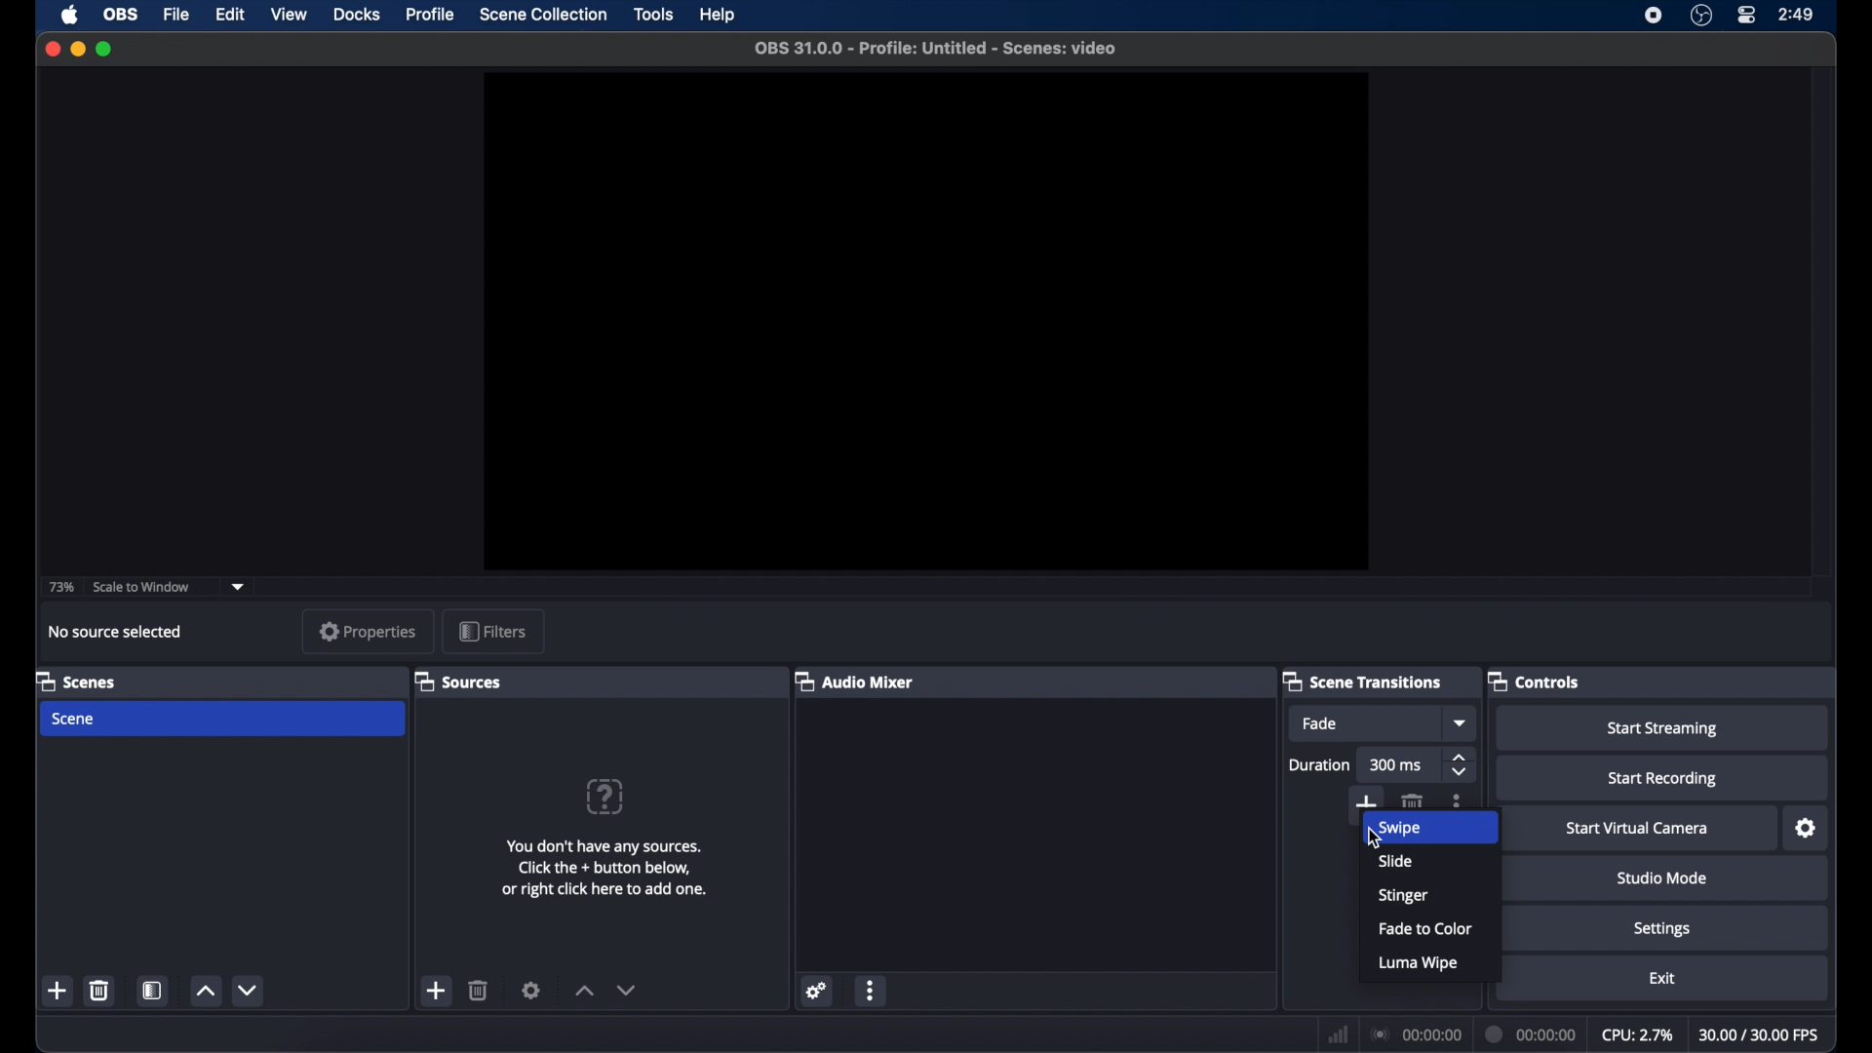 This screenshot has width=1872, height=1053. What do you see at coordinates (357, 15) in the screenshot?
I see `docks` at bounding box center [357, 15].